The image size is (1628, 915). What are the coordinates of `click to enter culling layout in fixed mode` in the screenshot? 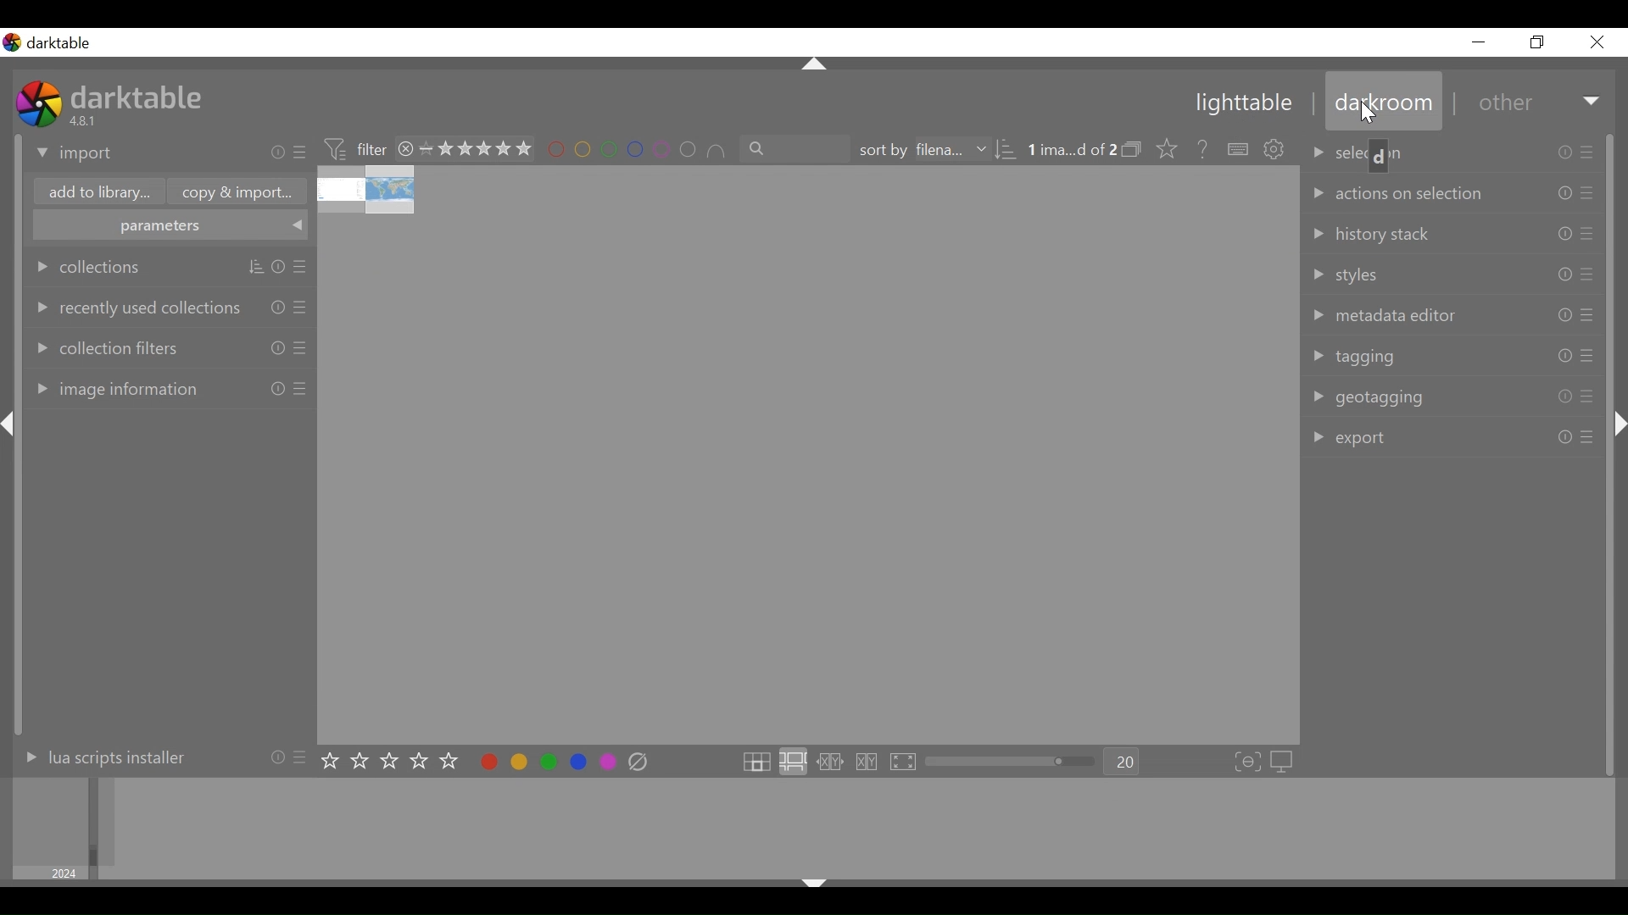 It's located at (828, 762).